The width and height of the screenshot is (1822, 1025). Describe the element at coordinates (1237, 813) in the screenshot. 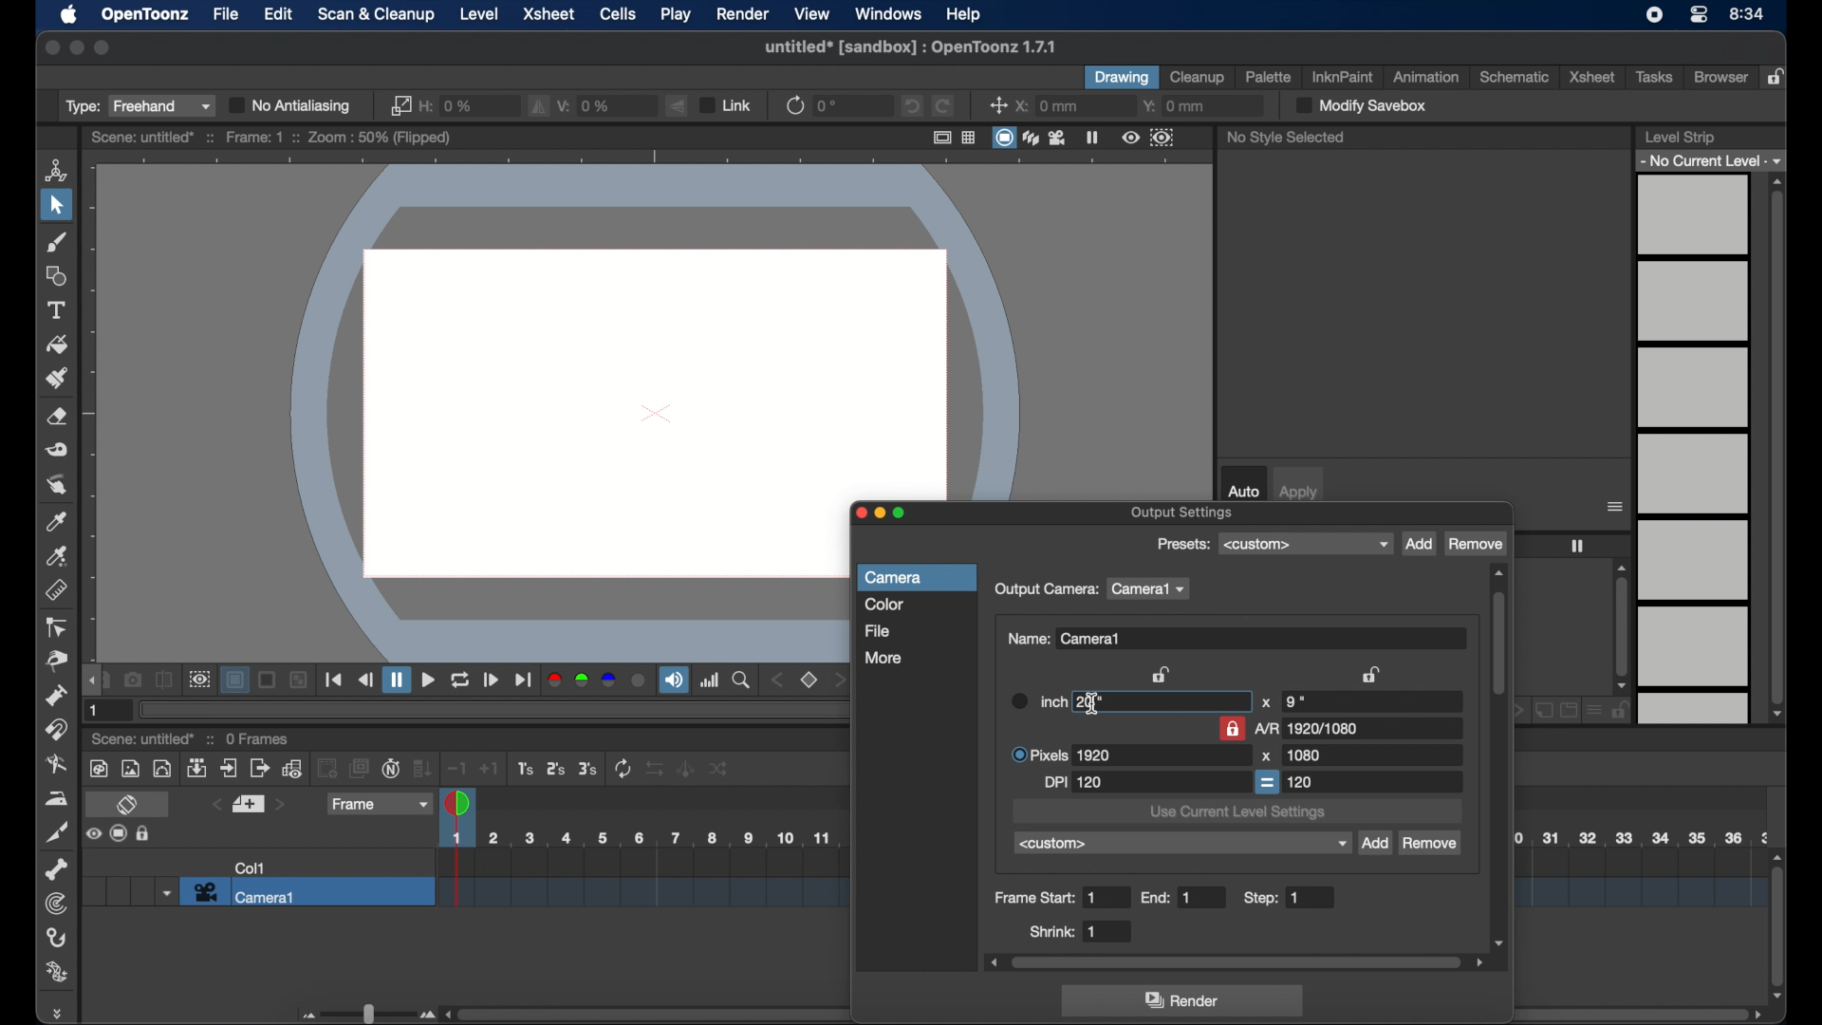

I see `use current level settings` at that location.